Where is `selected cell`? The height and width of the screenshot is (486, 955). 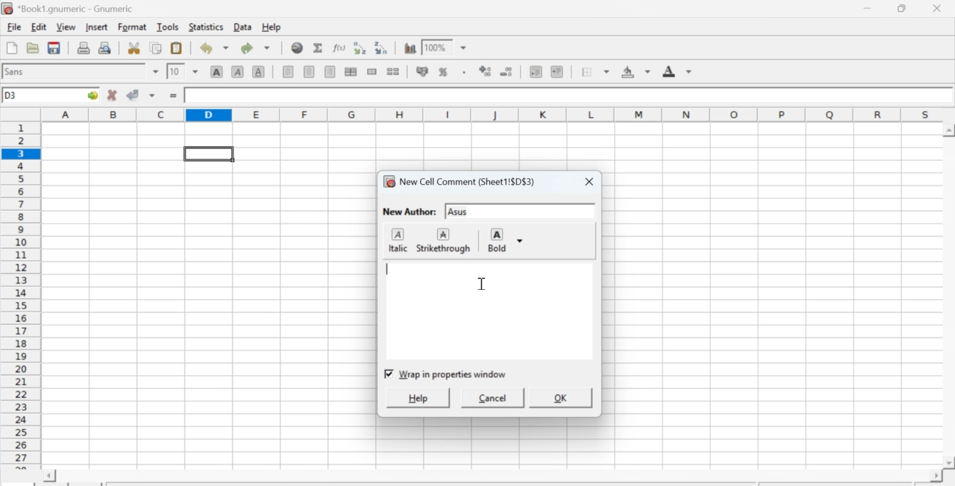
selected cell is located at coordinates (208, 153).